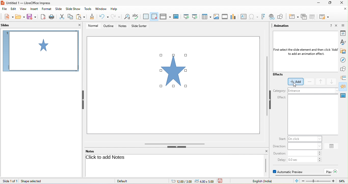 The height and width of the screenshot is (184, 348). I want to click on outline, so click(109, 27).